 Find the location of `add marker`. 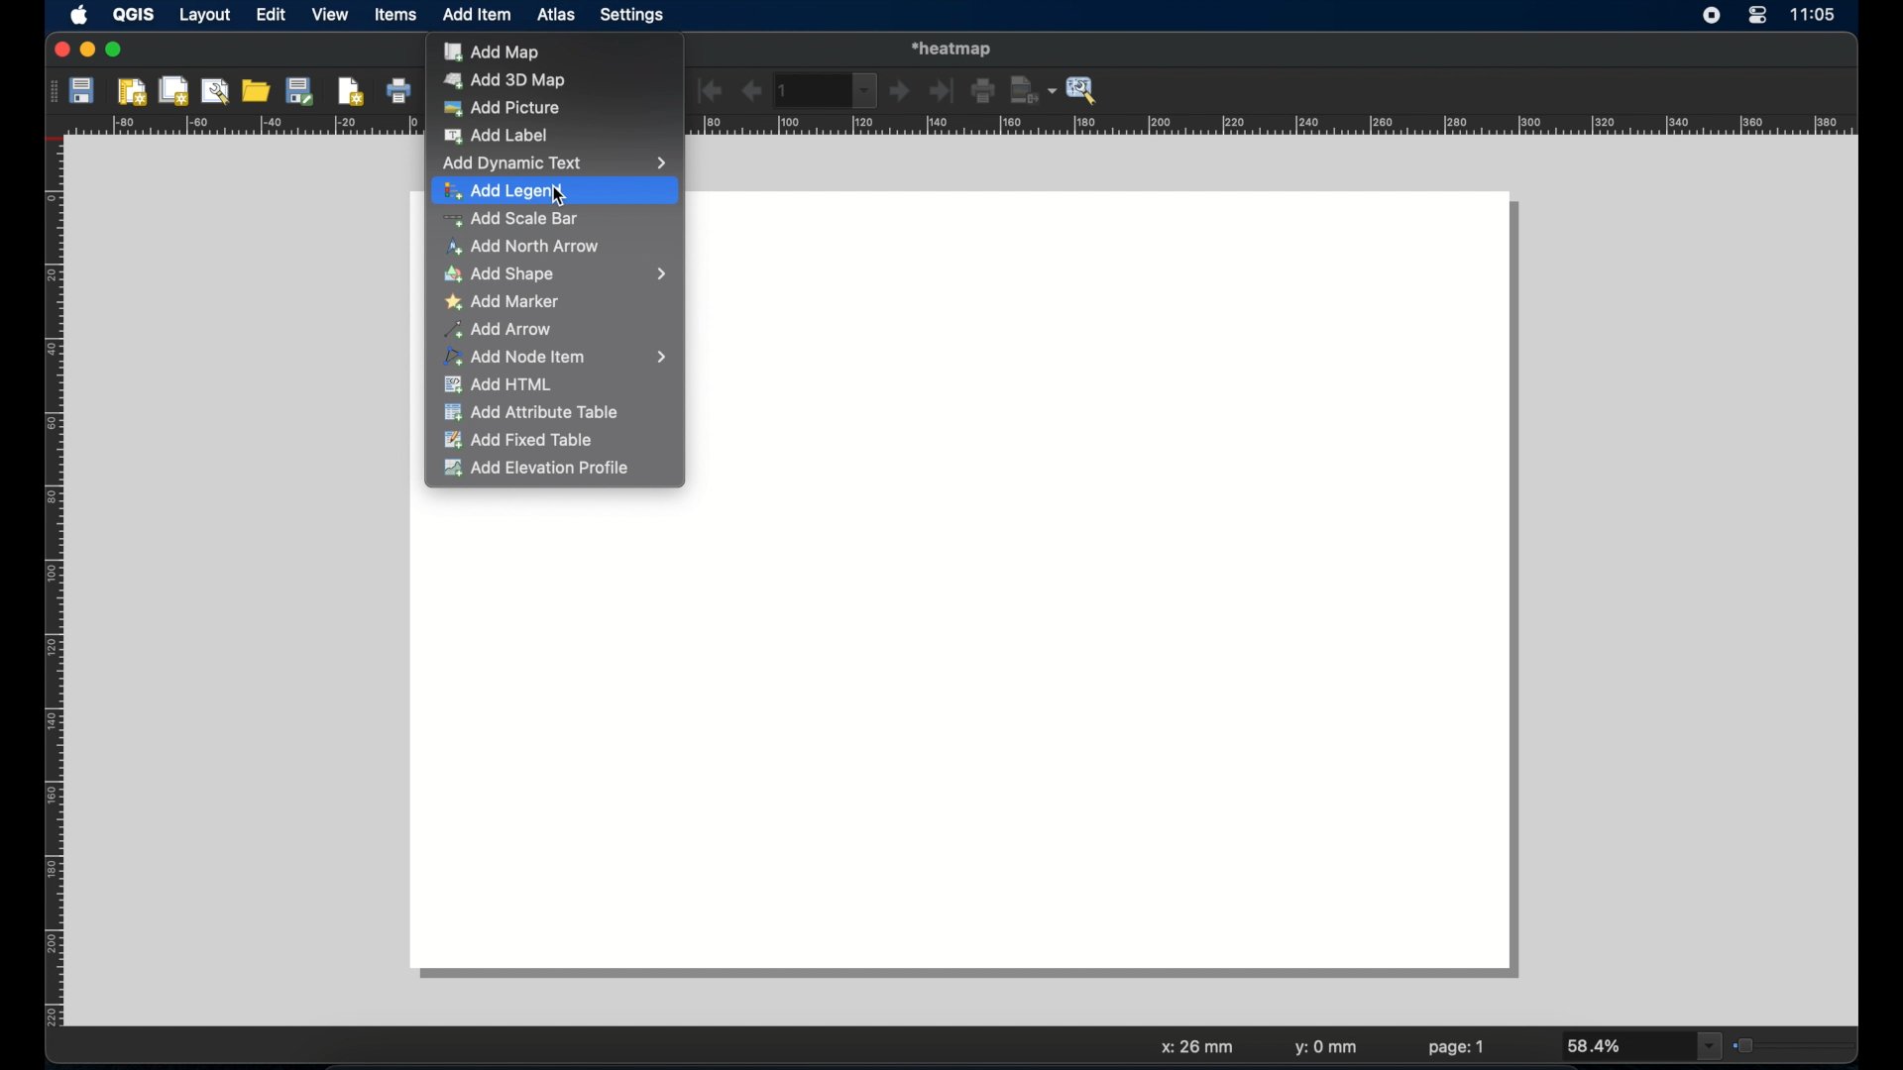

add marker is located at coordinates (505, 302).